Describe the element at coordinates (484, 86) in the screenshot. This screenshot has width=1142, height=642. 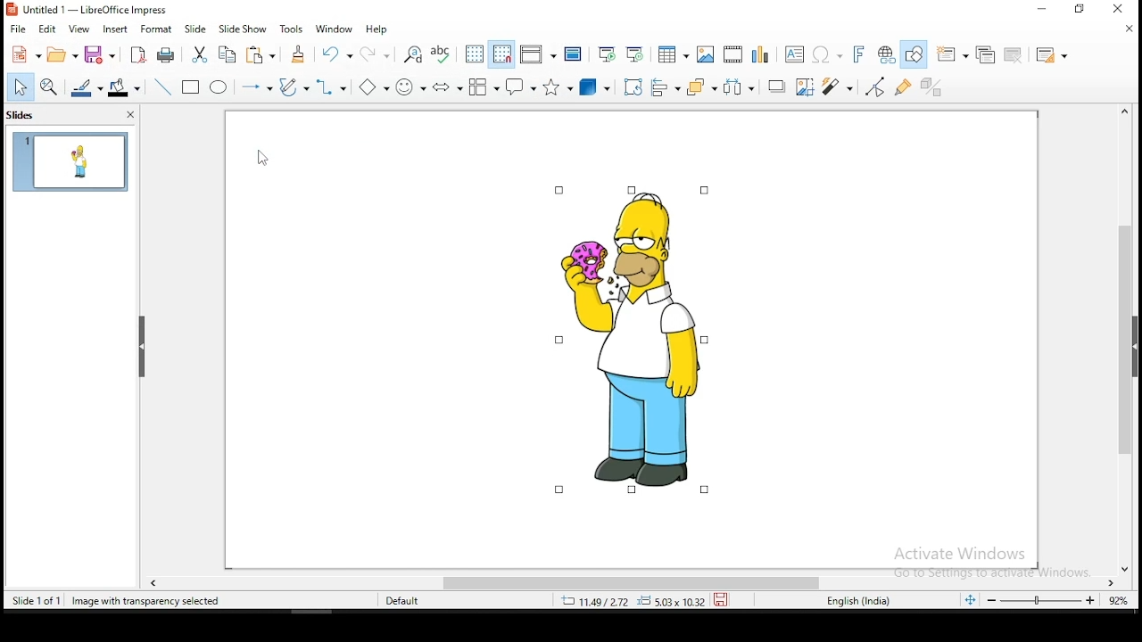
I see `flowchart` at that location.